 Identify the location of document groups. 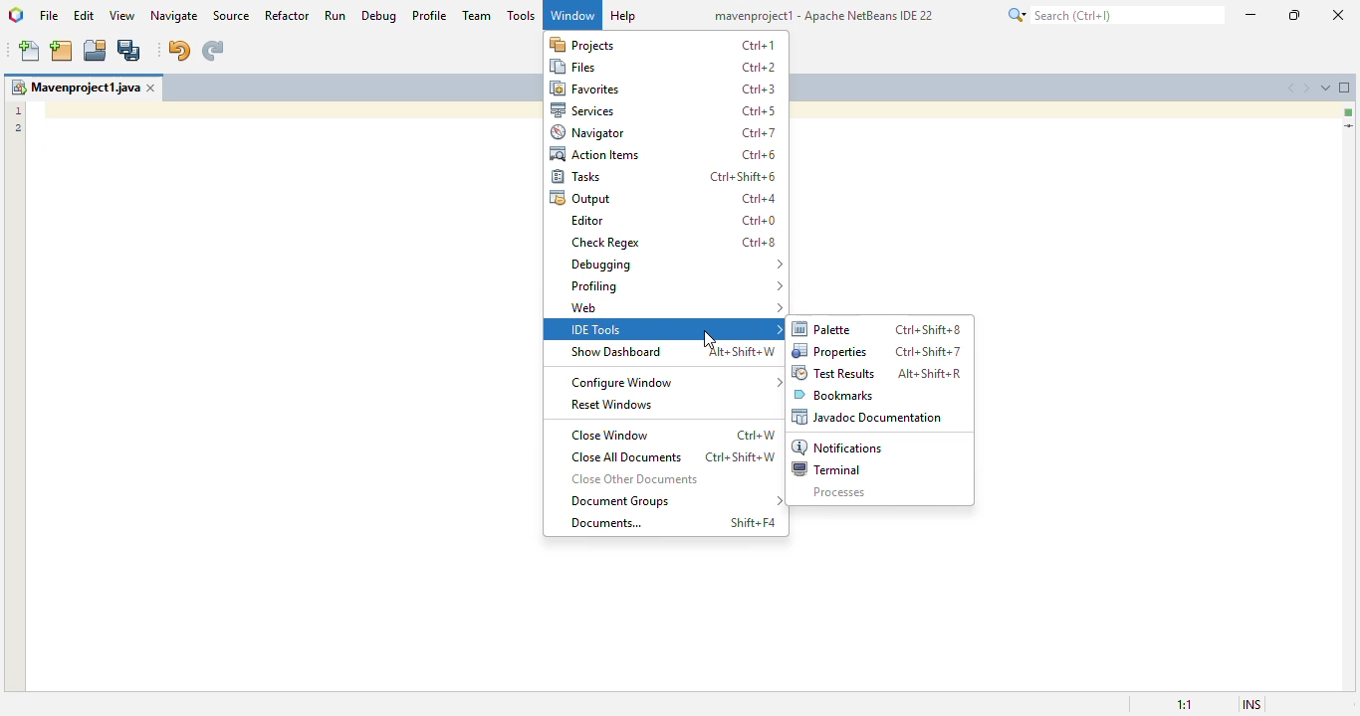
(677, 501).